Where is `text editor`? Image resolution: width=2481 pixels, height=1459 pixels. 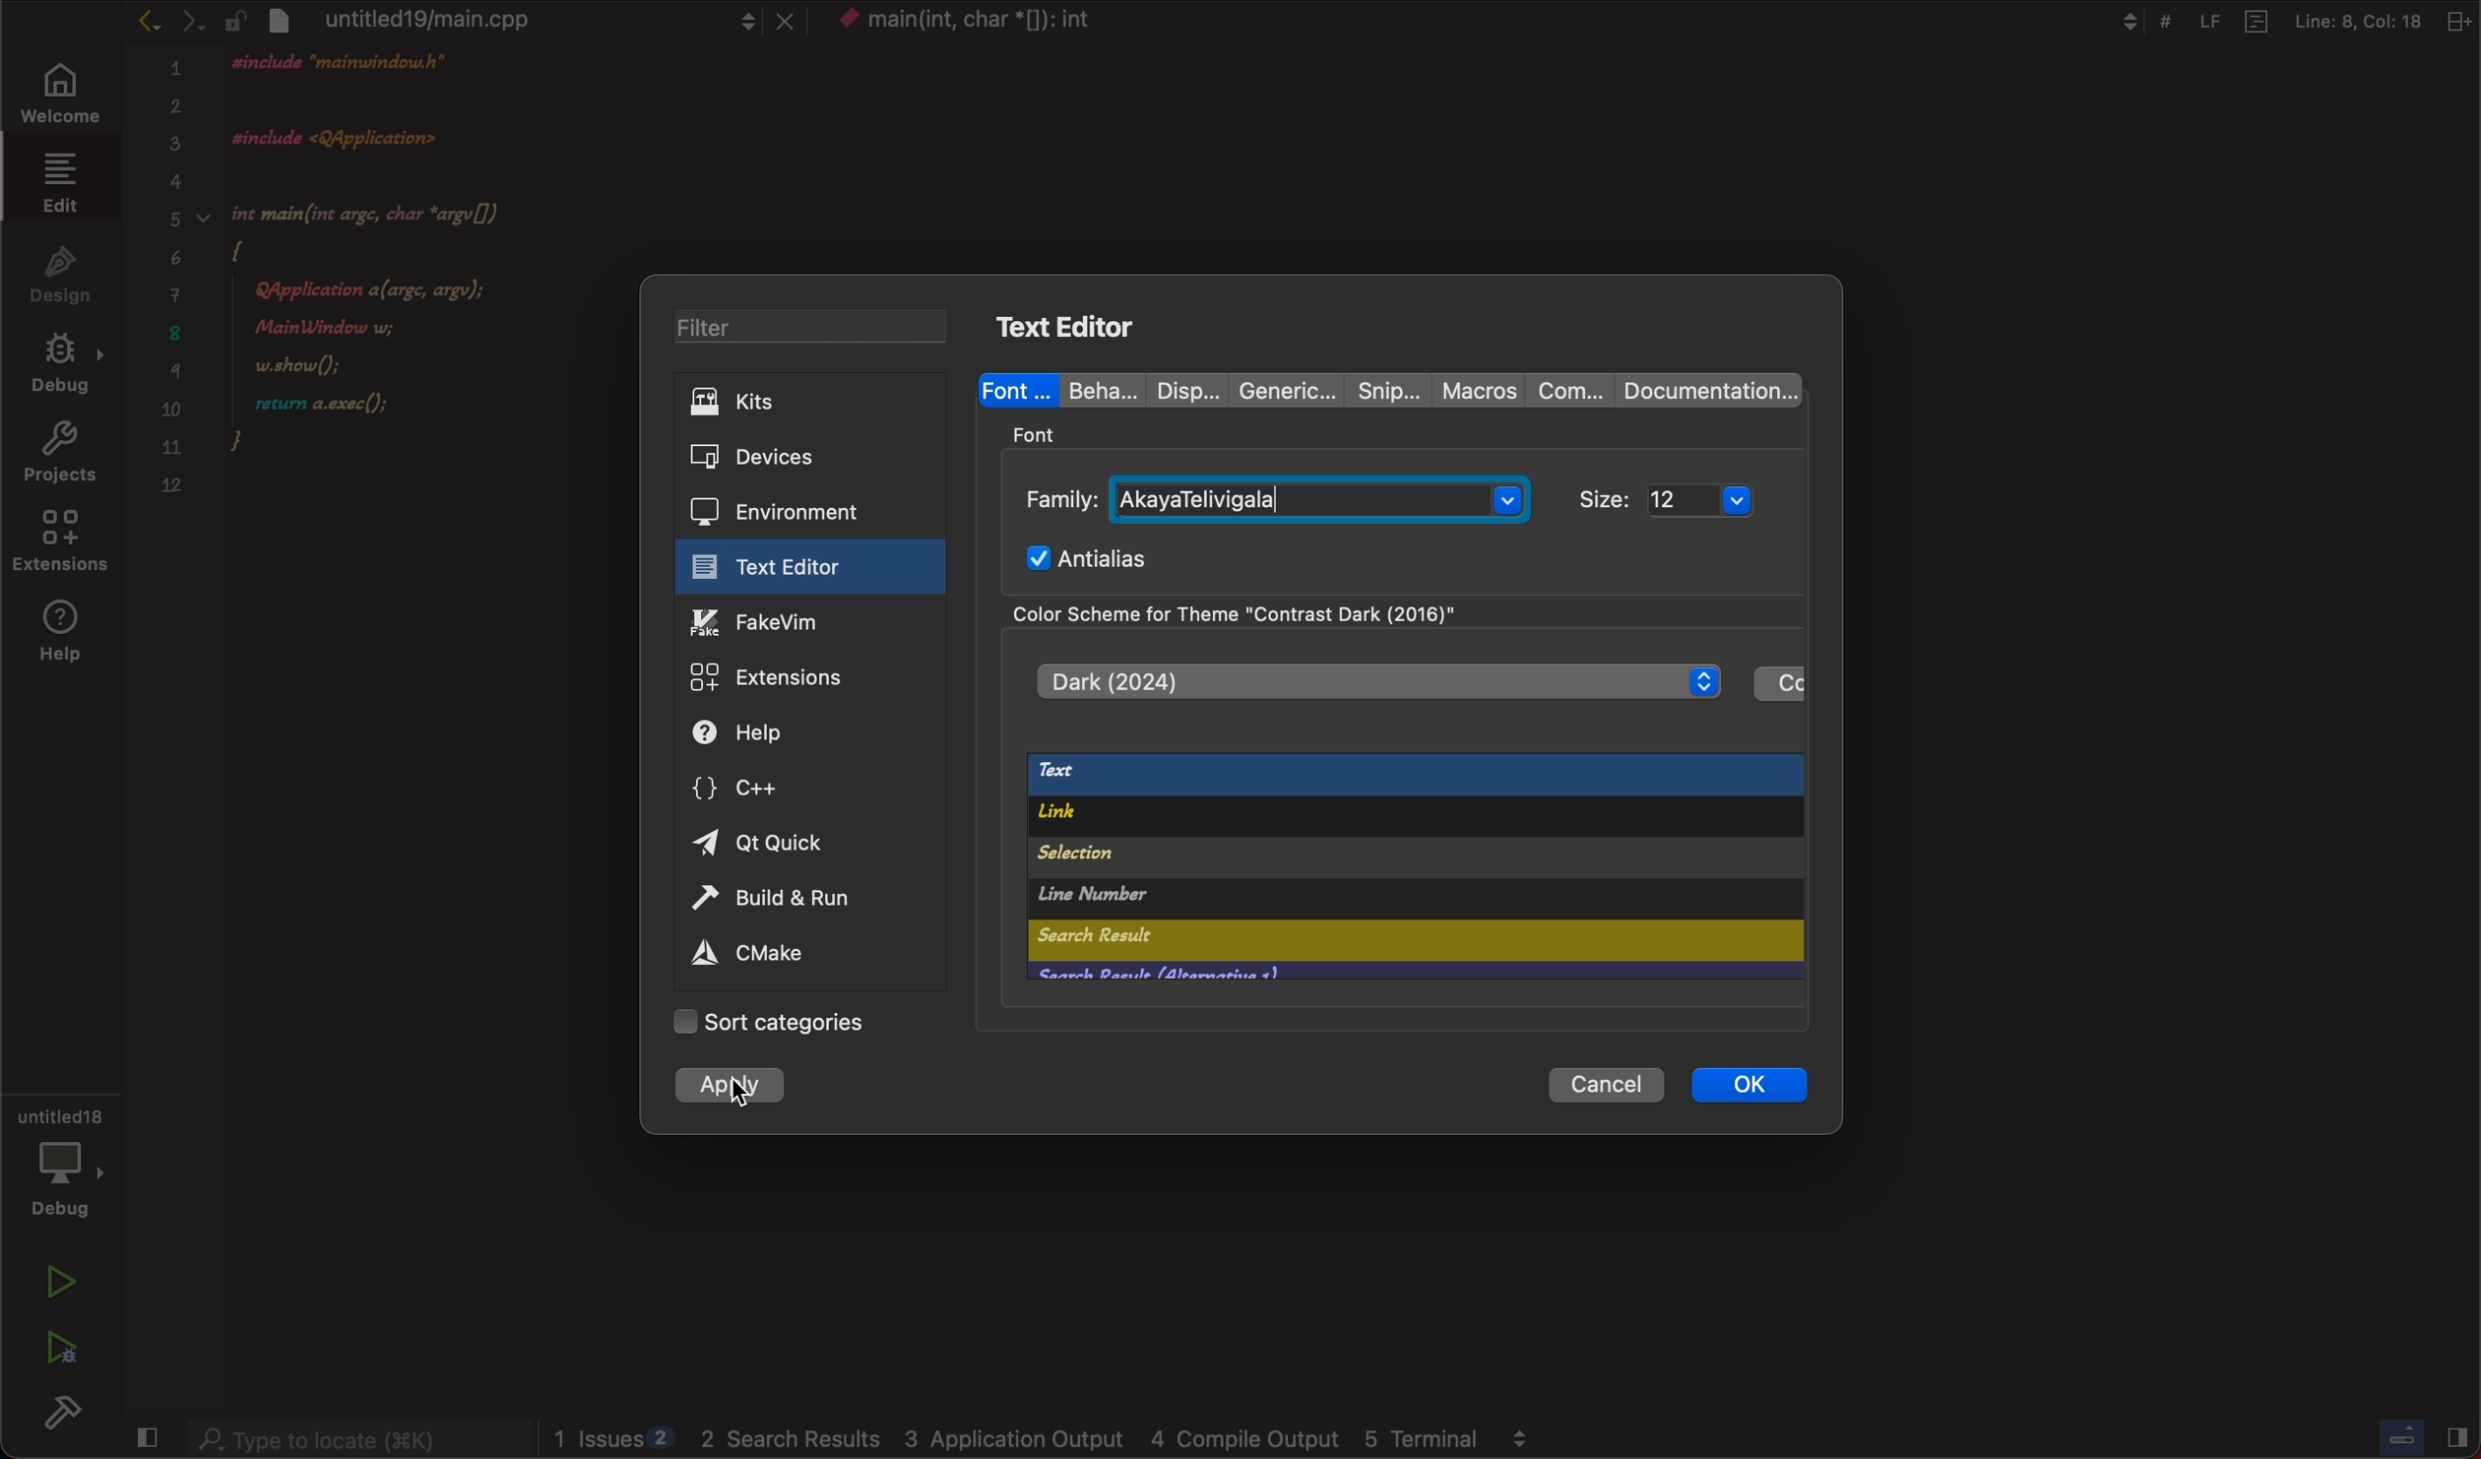
text editor is located at coordinates (1076, 324).